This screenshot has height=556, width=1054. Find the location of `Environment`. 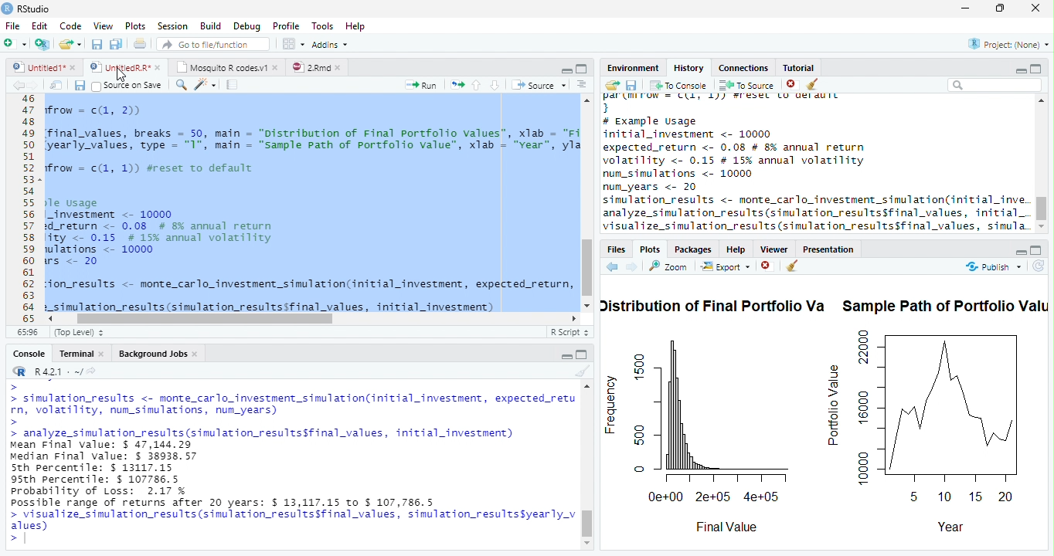

Environment is located at coordinates (633, 66).